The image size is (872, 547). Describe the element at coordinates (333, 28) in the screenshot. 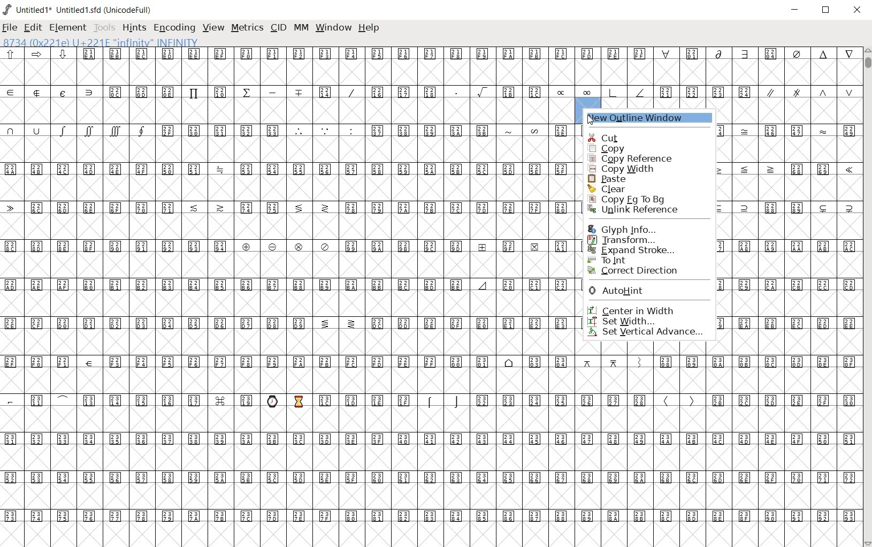

I see `window` at that location.